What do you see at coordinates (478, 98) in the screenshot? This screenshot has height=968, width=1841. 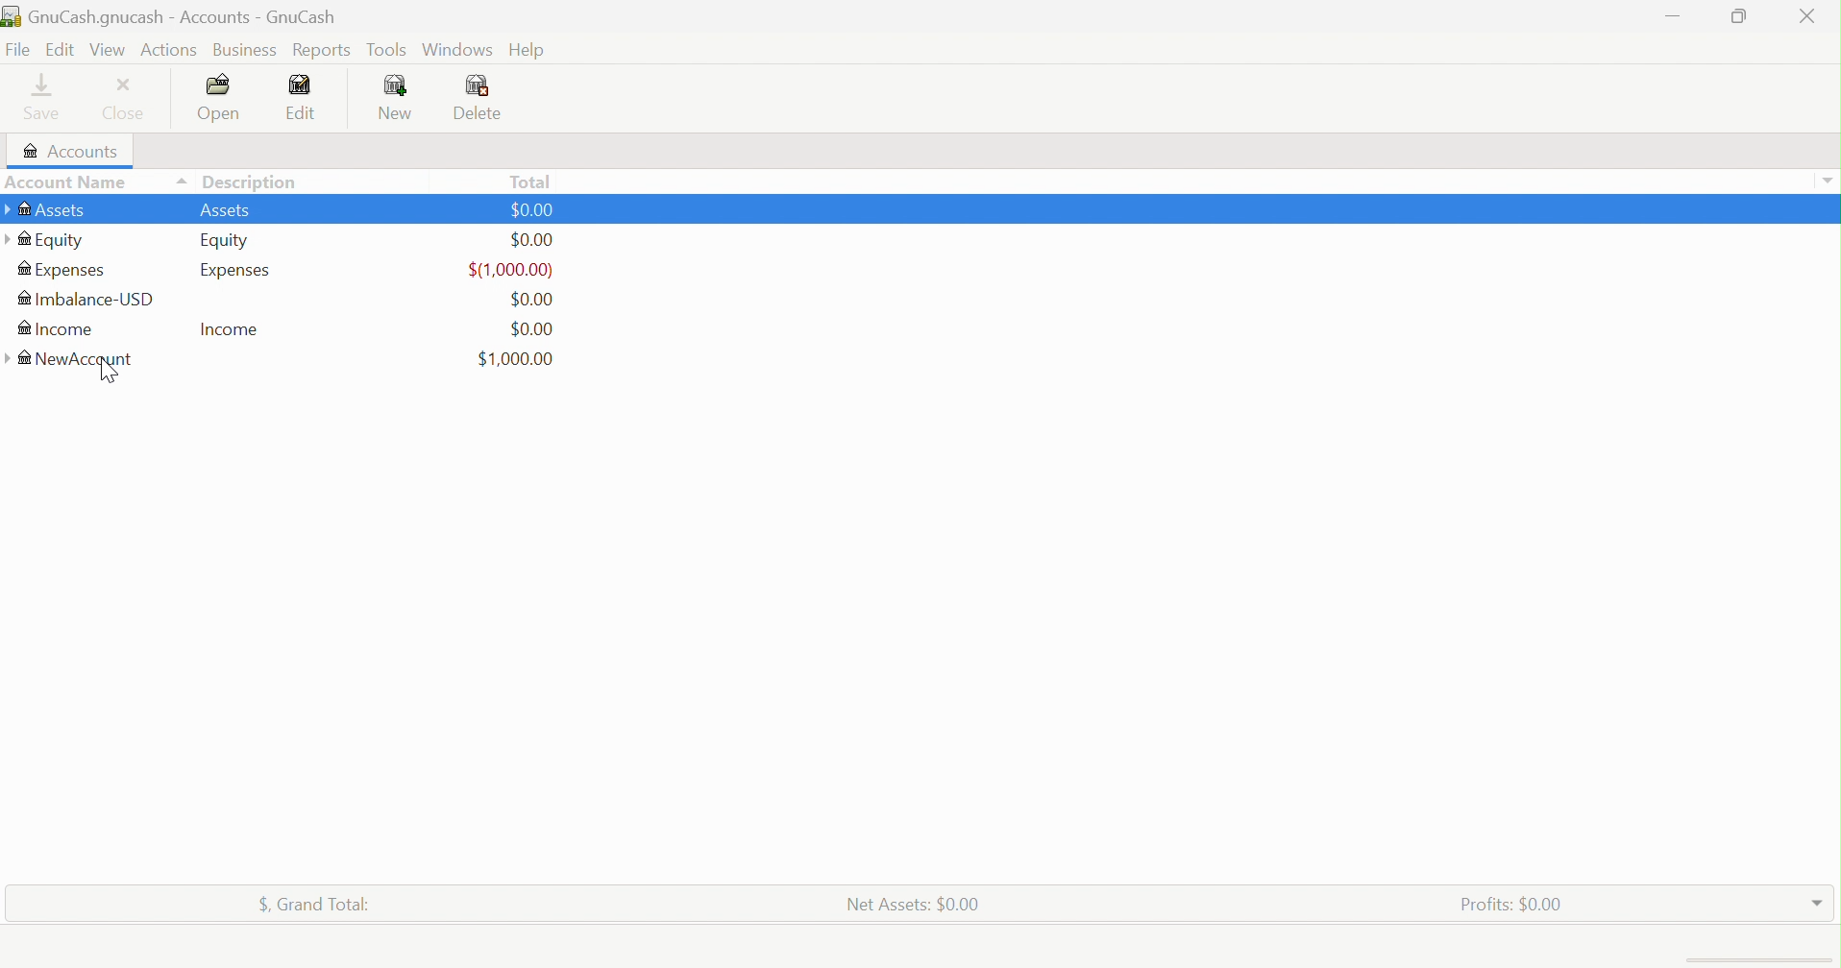 I see `Delete` at bounding box center [478, 98].